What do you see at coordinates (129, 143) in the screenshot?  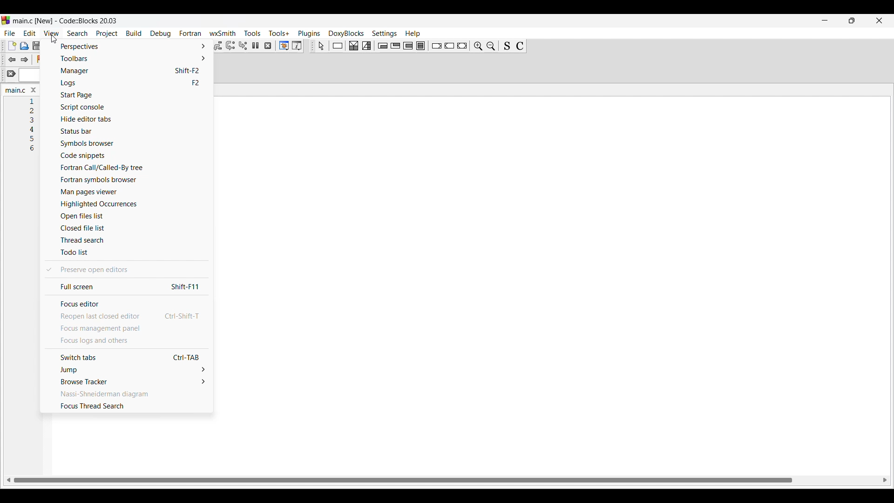 I see `Symbols browser` at bounding box center [129, 143].